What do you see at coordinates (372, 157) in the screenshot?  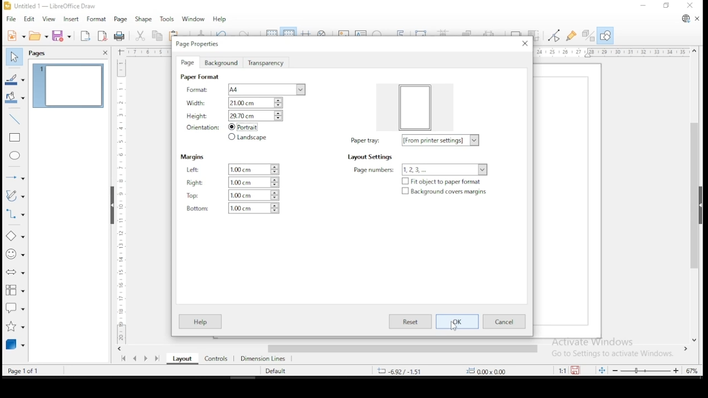 I see `layout settings` at bounding box center [372, 157].